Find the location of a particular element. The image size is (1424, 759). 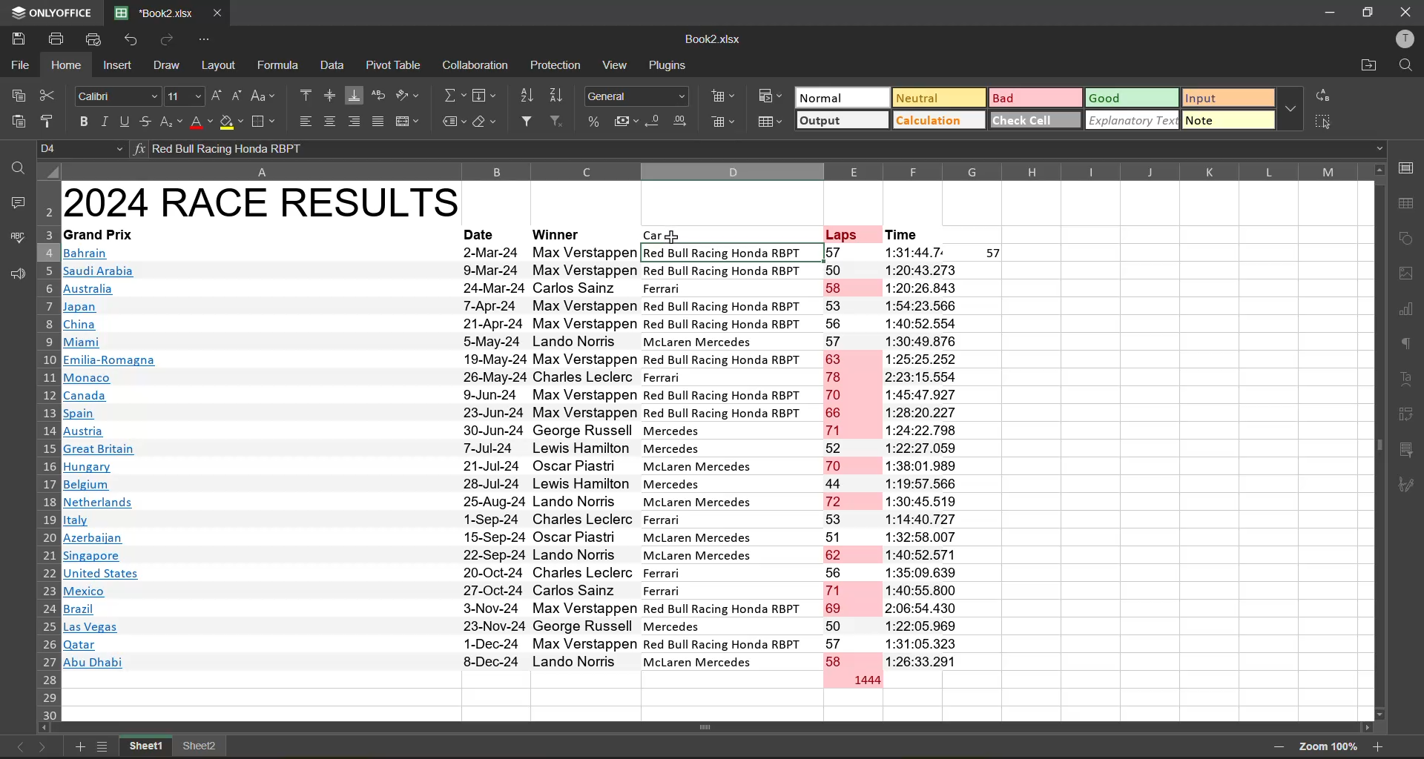

Scroll right is located at coordinates (1368, 728).